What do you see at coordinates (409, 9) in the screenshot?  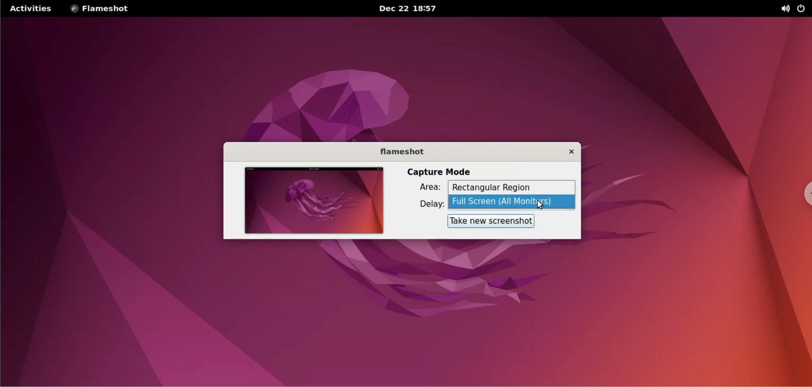 I see `Dec 22 18:57` at bounding box center [409, 9].